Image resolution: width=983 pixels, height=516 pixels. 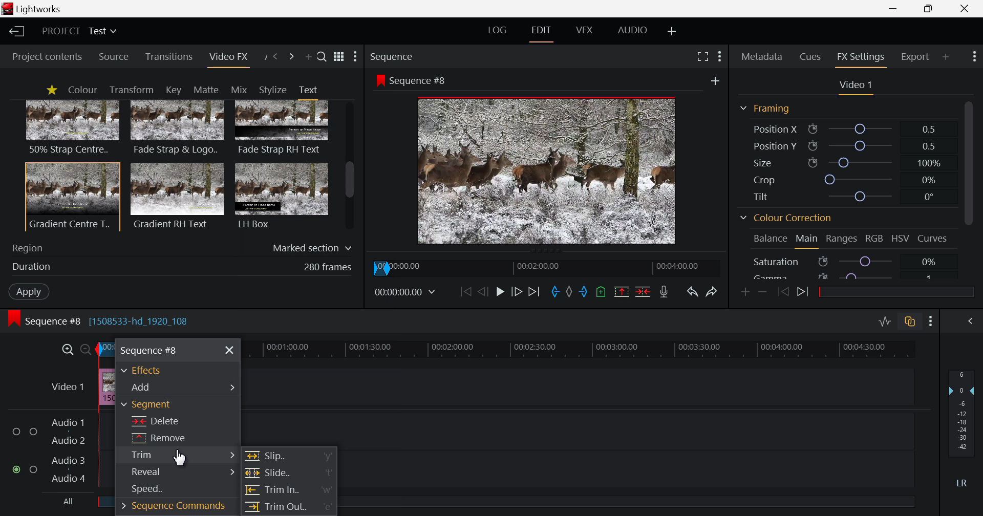 What do you see at coordinates (553, 291) in the screenshot?
I see `Mark In` at bounding box center [553, 291].